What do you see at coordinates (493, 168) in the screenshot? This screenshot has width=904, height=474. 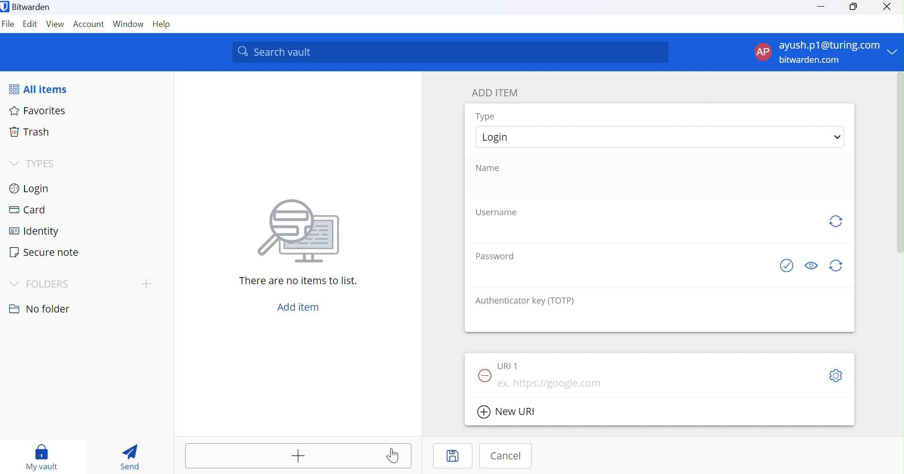 I see `Name` at bounding box center [493, 168].